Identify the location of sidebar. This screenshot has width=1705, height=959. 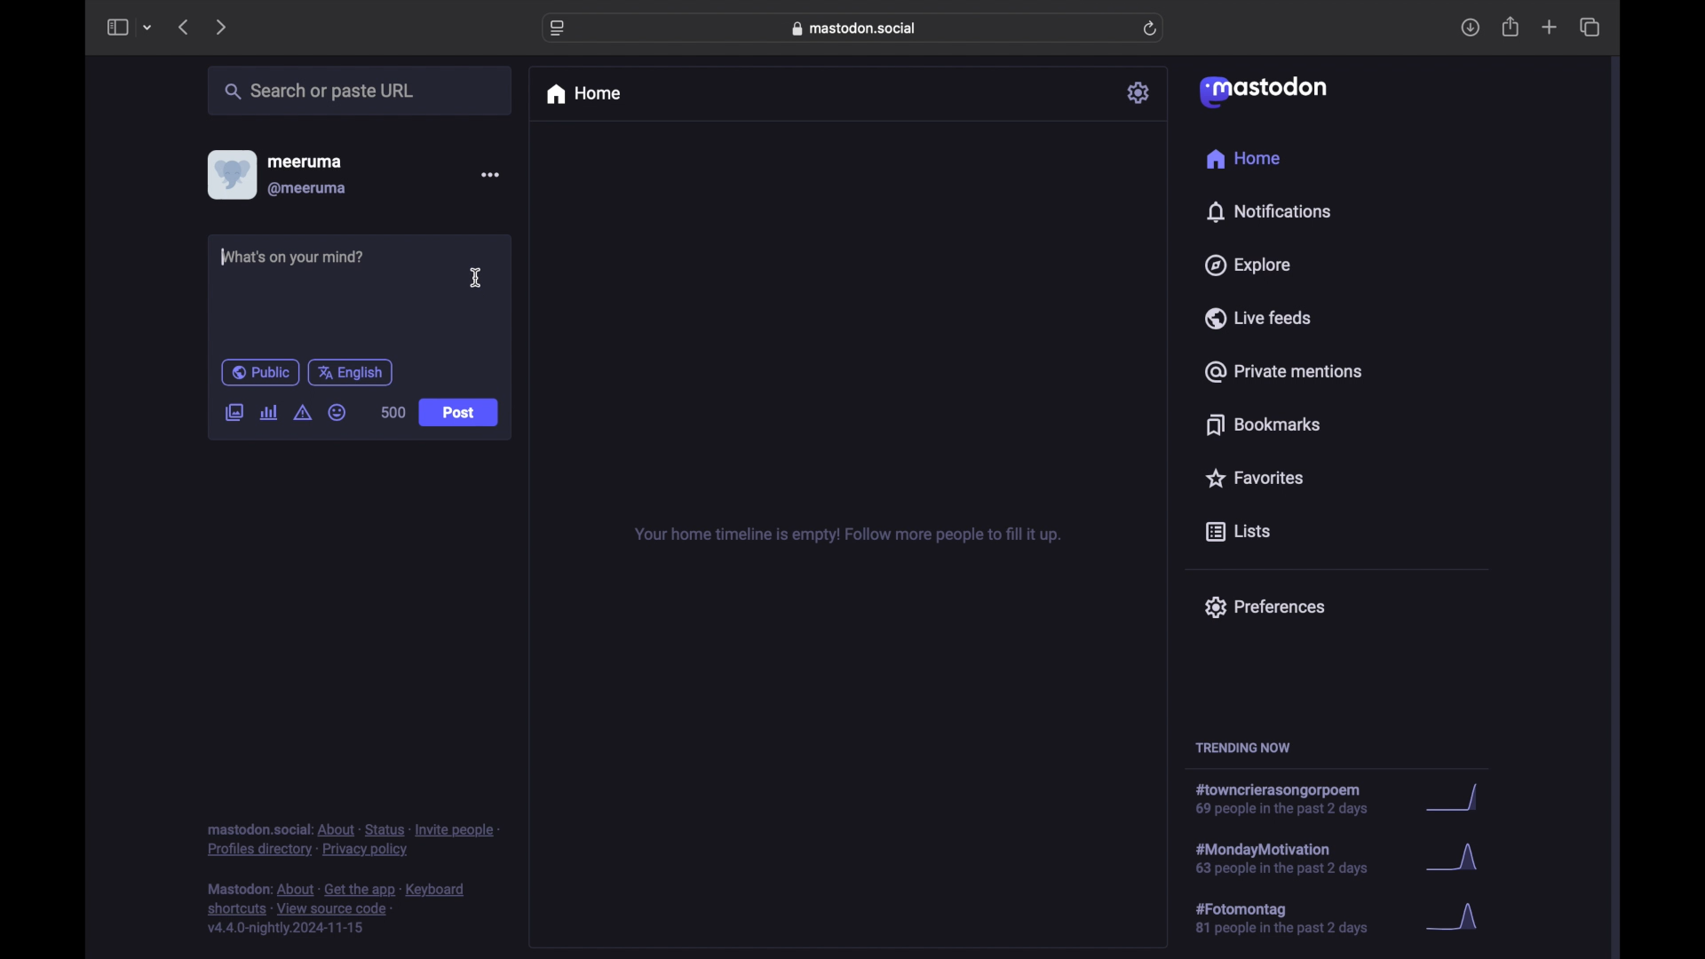
(116, 27).